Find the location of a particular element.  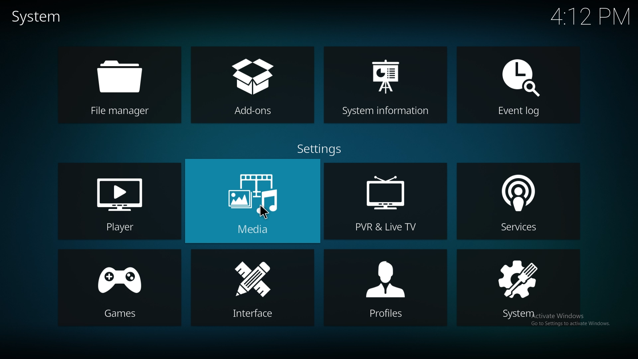

settings is located at coordinates (319, 149).